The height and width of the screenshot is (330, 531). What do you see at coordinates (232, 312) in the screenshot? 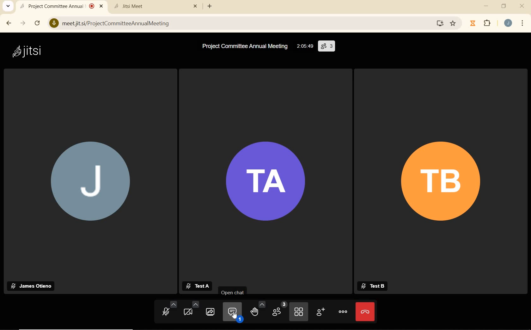
I see `open chat` at bounding box center [232, 312].